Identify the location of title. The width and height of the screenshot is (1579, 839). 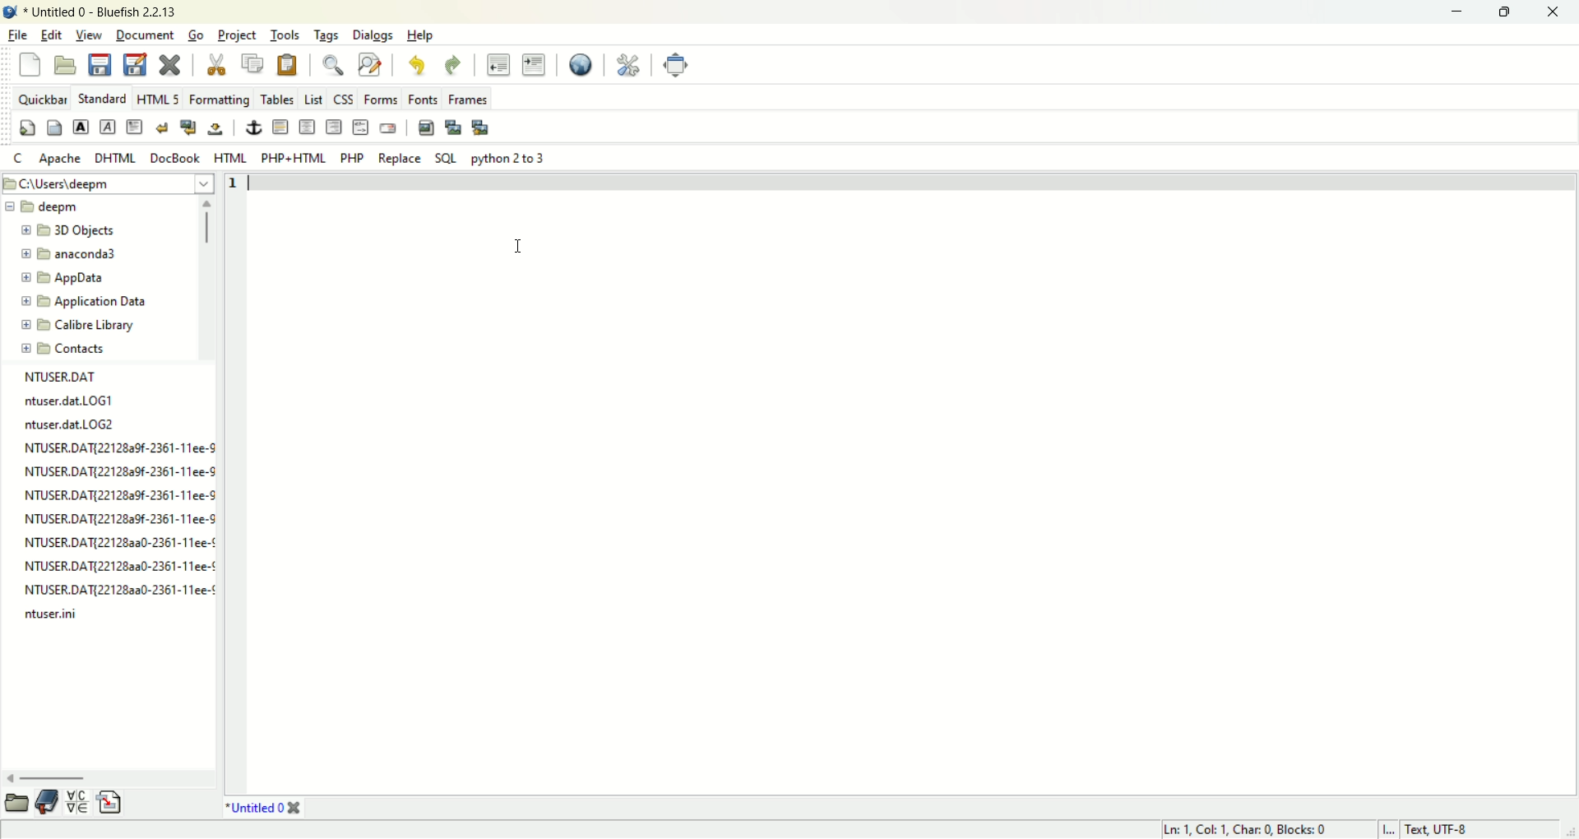
(104, 11).